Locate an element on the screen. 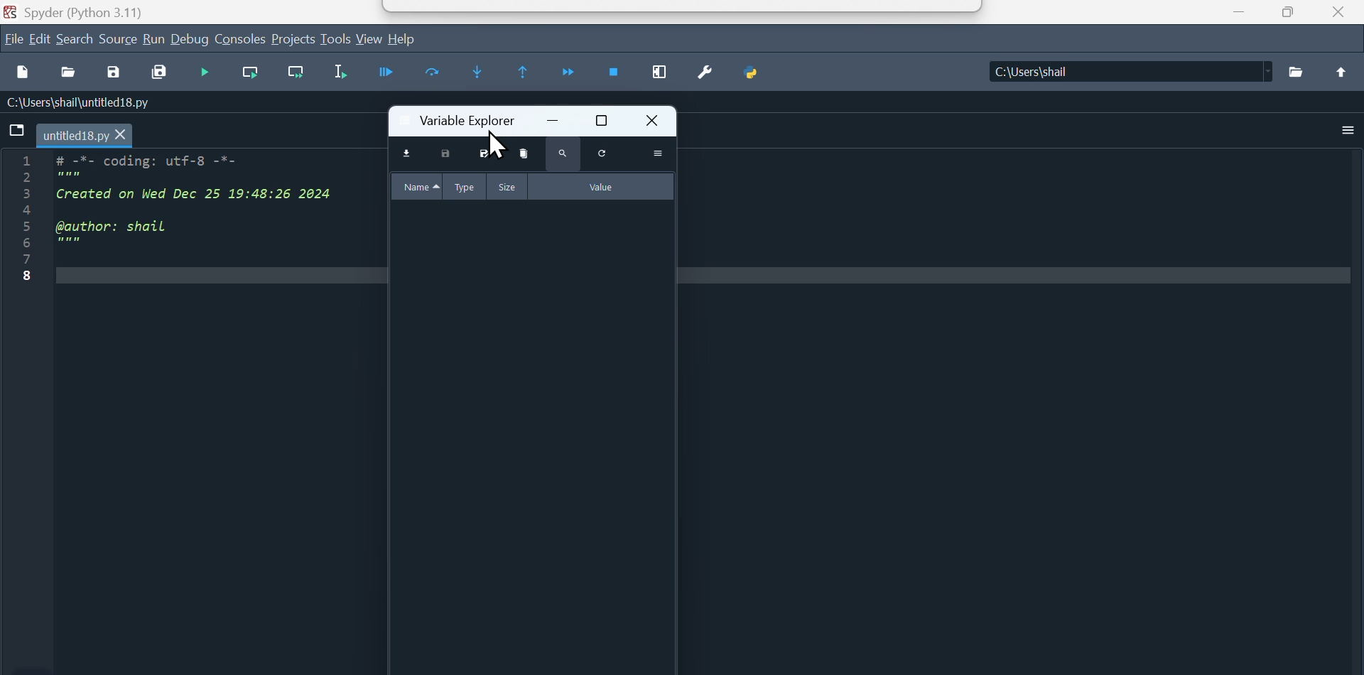 The height and width of the screenshot is (675, 1364). maximize is located at coordinates (601, 120).